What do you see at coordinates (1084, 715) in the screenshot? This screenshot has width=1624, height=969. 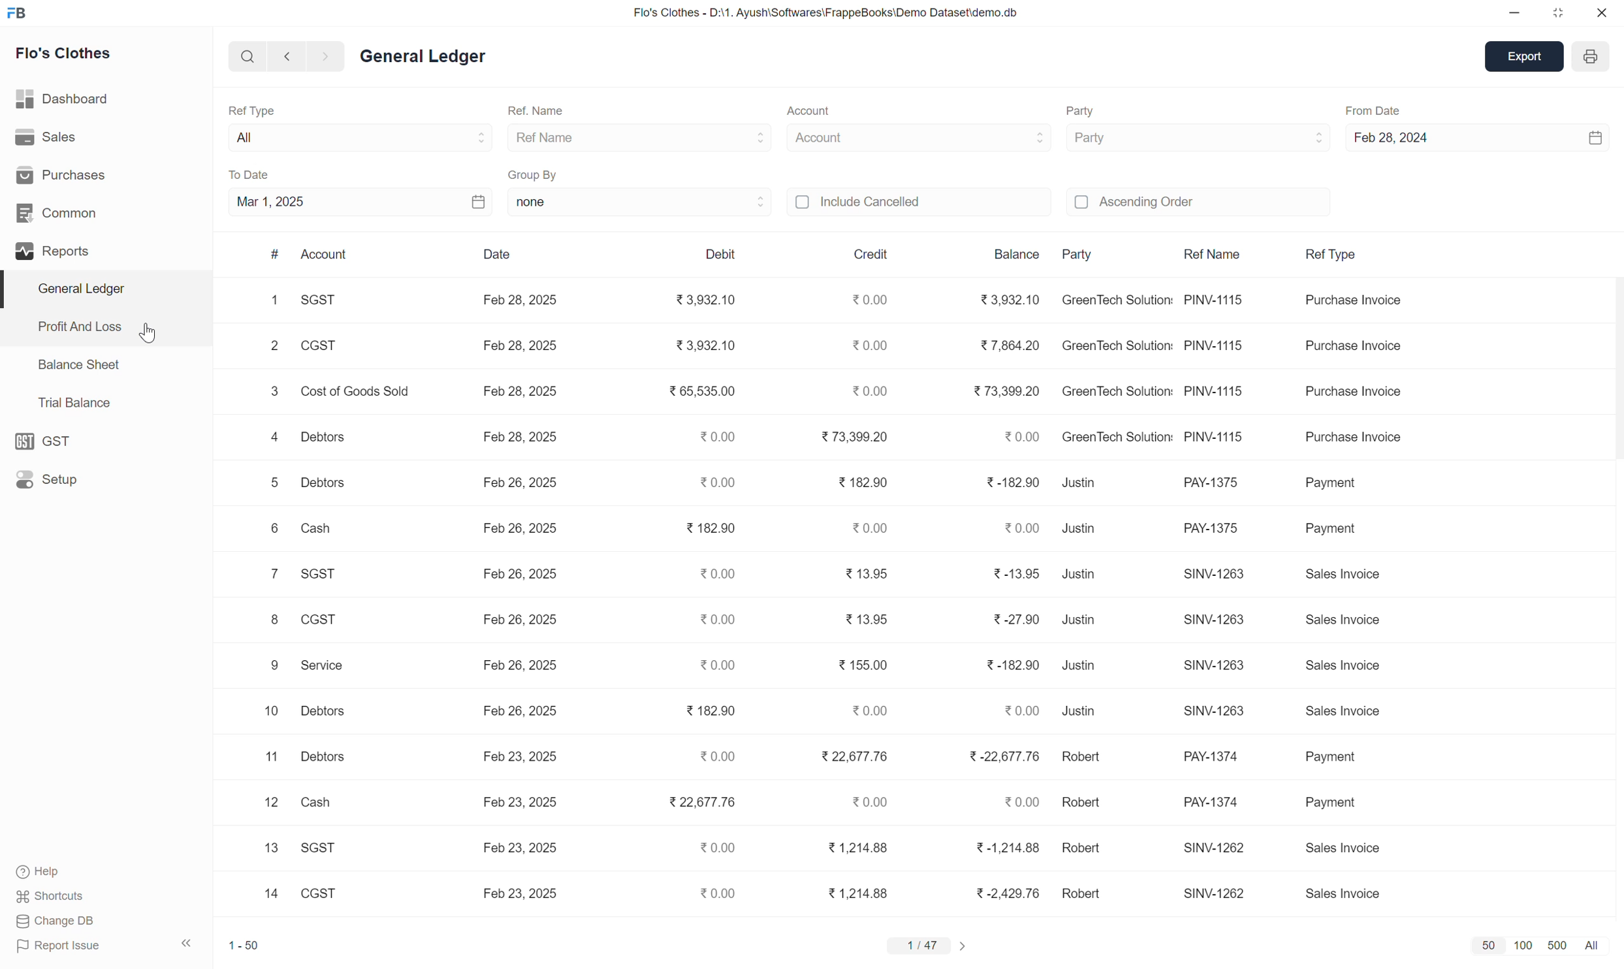 I see `Justin` at bounding box center [1084, 715].